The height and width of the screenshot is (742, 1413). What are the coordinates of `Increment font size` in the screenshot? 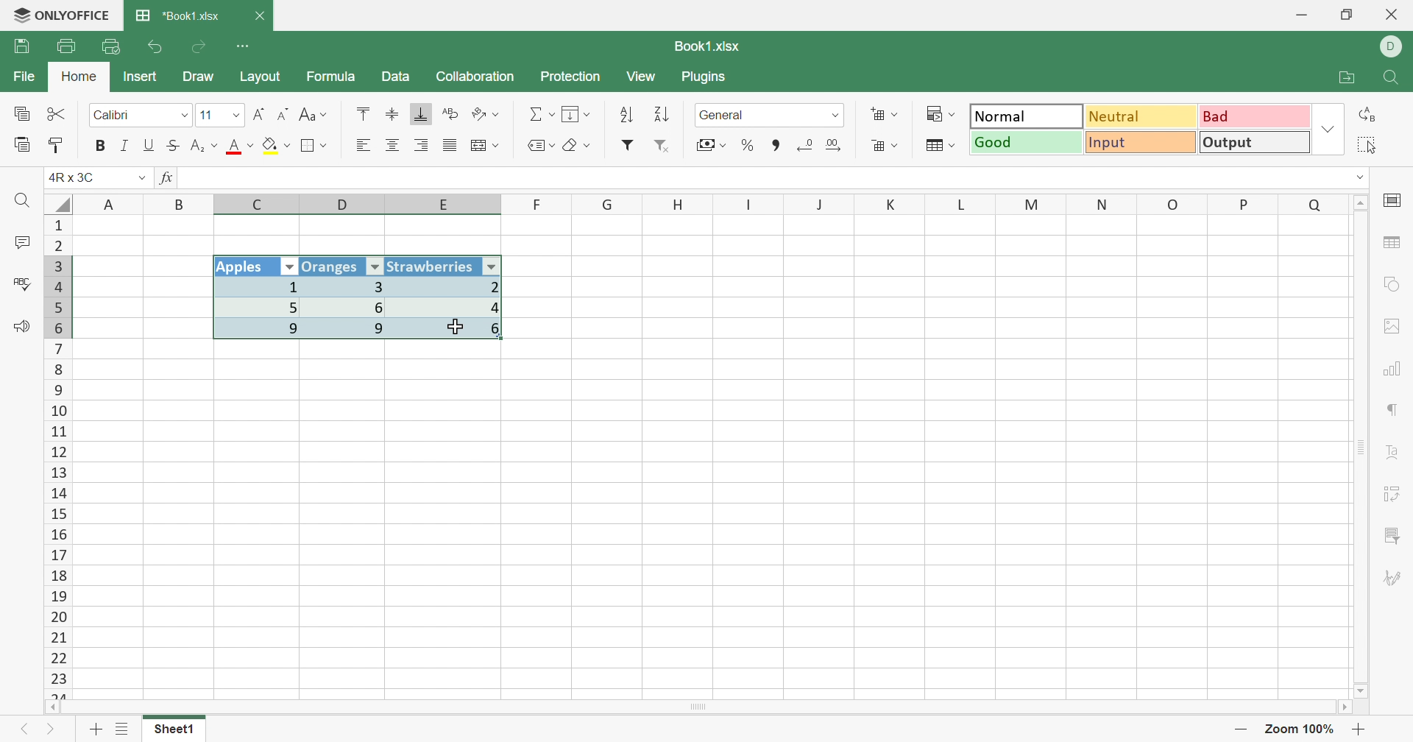 It's located at (258, 114).